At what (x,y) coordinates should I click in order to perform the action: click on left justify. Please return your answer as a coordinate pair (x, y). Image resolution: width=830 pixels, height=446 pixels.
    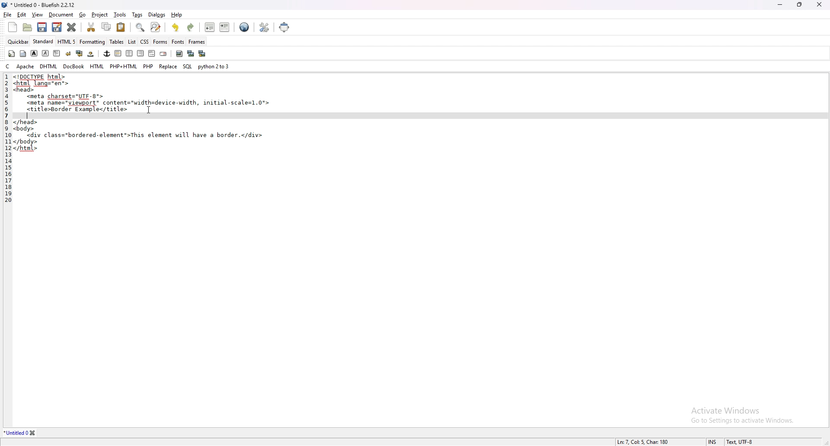
    Looking at the image, I should click on (118, 53).